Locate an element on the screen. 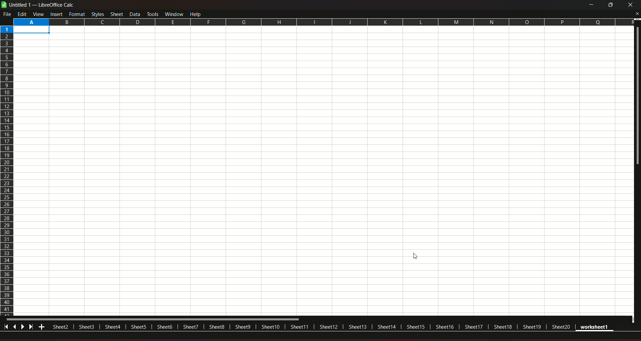  file is located at coordinates (8, 14).